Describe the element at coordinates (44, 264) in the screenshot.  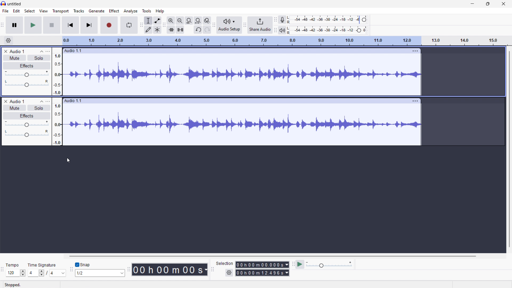
I see `Time Signature Label` at that location.